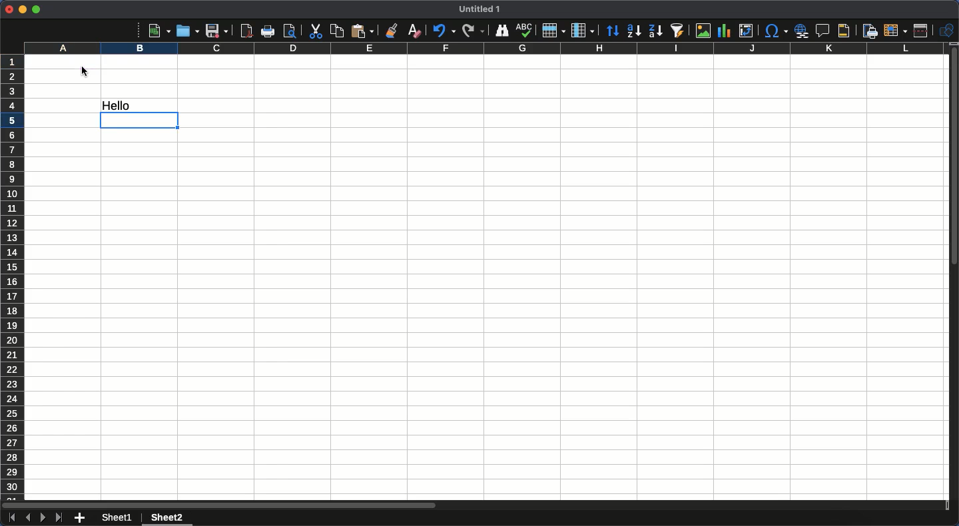  I want to click on Add new sheet, so click(80, 519).